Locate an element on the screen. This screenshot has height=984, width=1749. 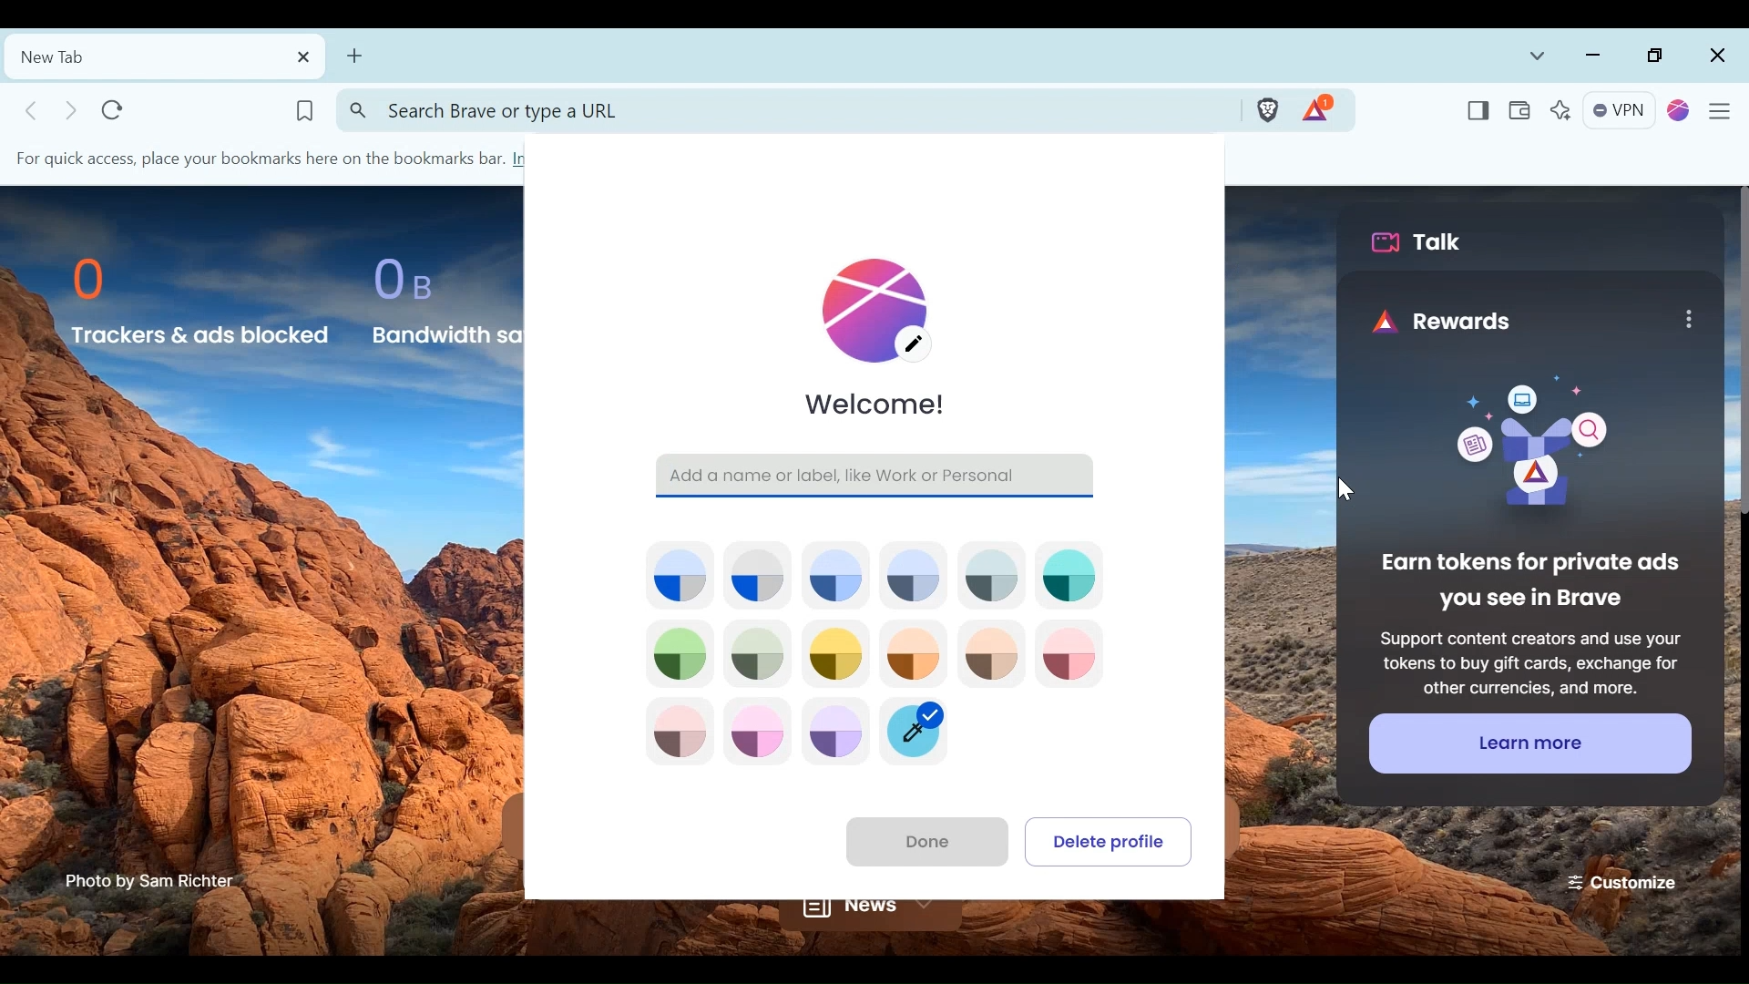
Theme is located at coordinates (916, 654).